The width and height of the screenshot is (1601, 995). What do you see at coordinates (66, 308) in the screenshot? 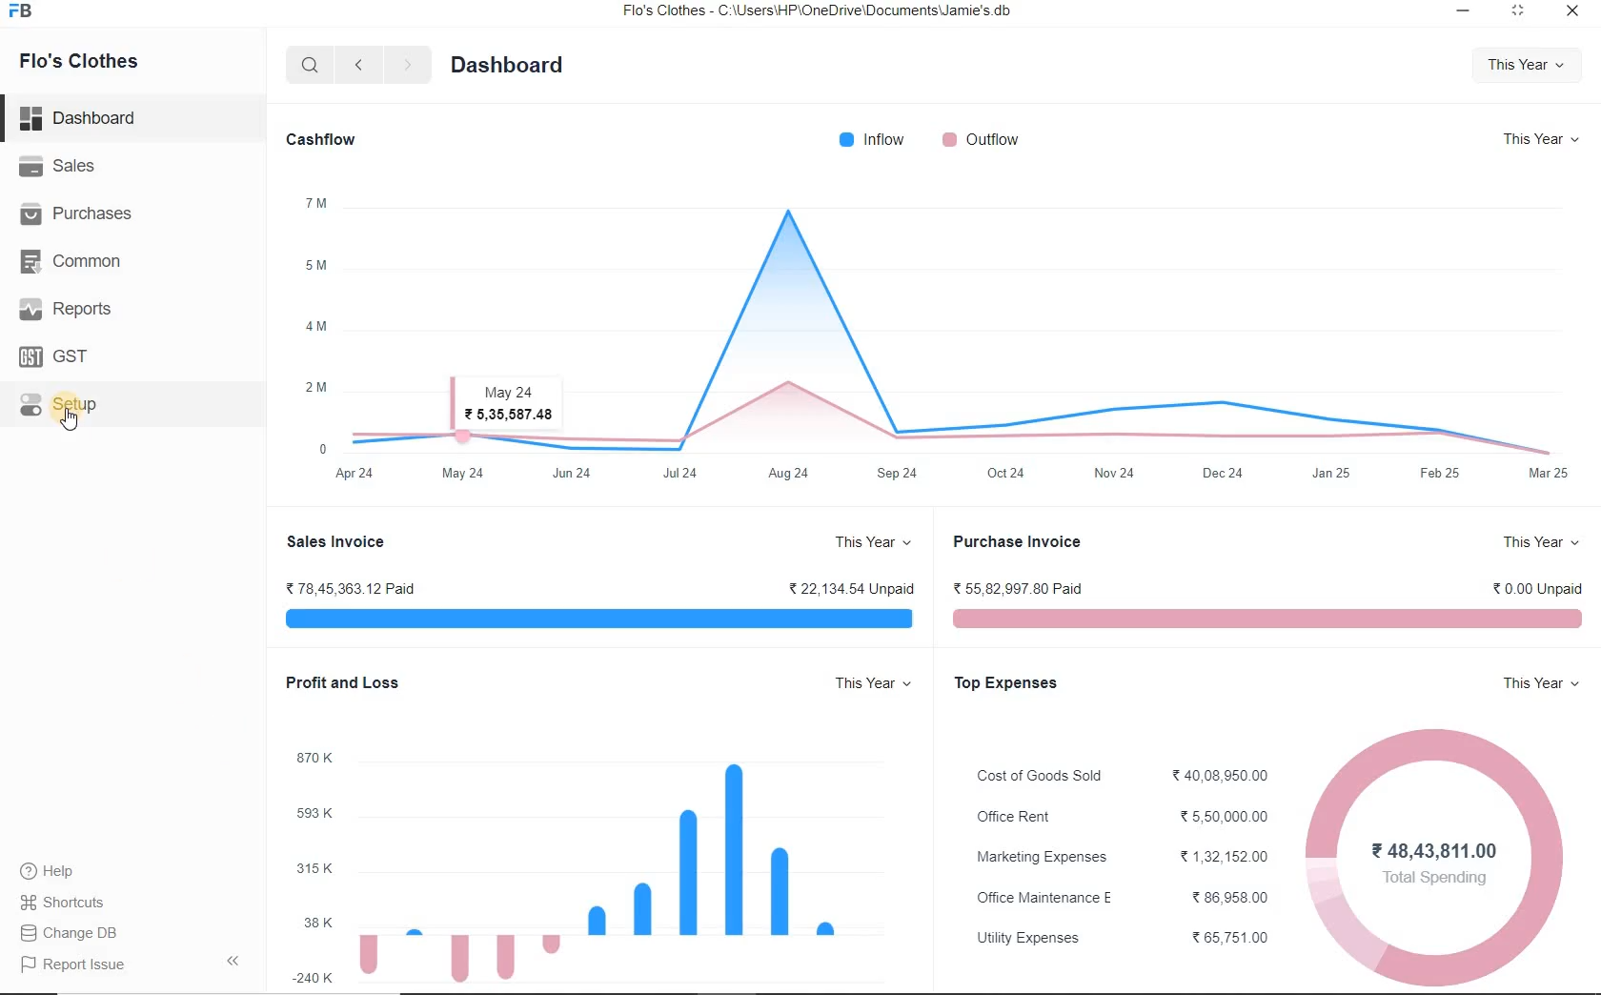
I see `Reports` at bounding box center [66, 308].